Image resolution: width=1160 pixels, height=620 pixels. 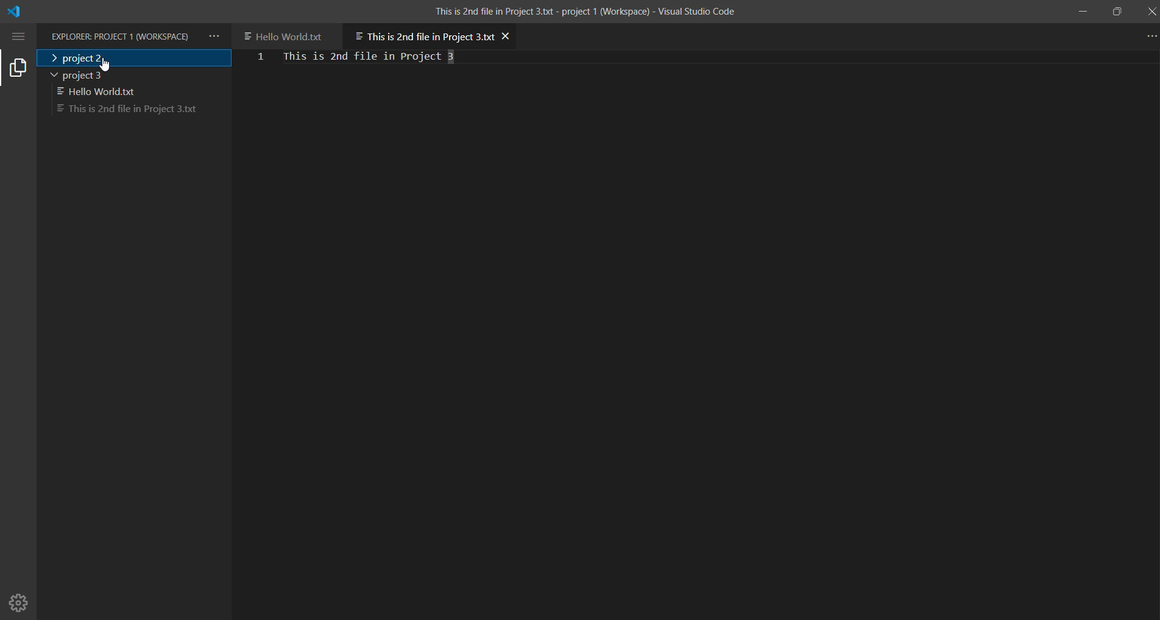 What do you see at coordinates (105, 61) in the screenshot?
I see `cursor` at bounding box center [105, 61].